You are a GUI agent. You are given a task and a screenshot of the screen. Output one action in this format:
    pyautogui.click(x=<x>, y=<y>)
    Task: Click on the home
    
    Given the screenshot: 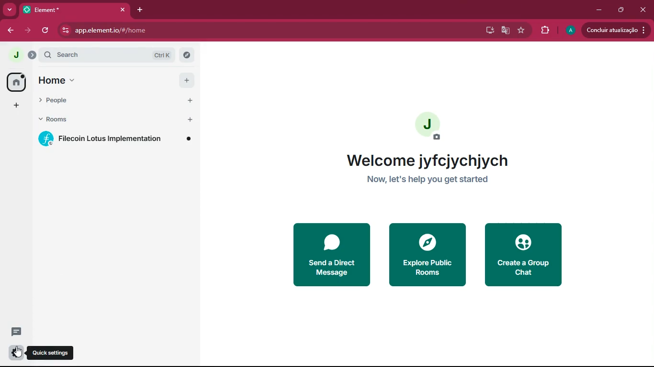 What is the action you would take?
    pyautogui.click(x=117, y=80)
    